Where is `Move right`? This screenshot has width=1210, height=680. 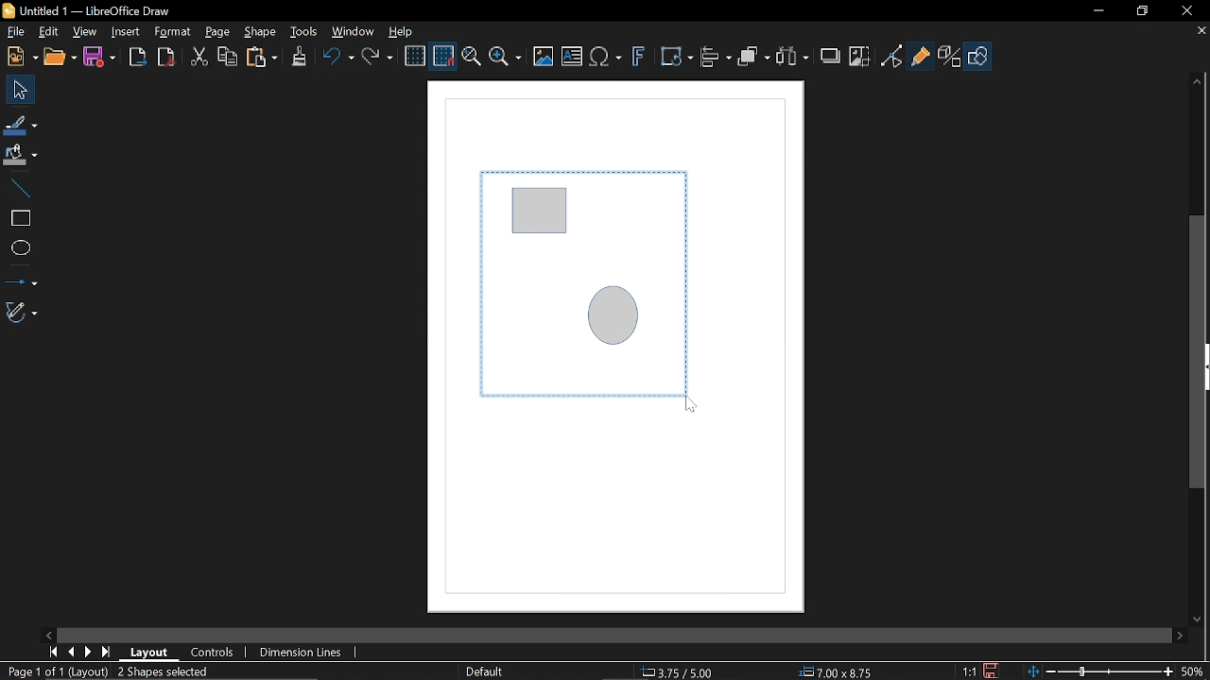 Move right is located at coordinates (1182, 637).